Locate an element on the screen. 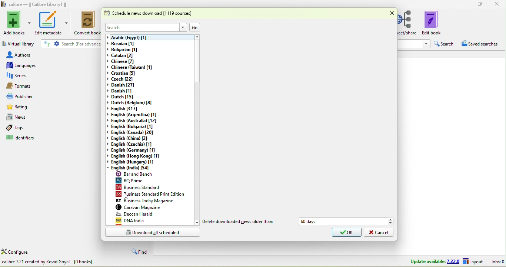 This screenshot has width=506, height=267. dna india is located at coordinates (151, 222).